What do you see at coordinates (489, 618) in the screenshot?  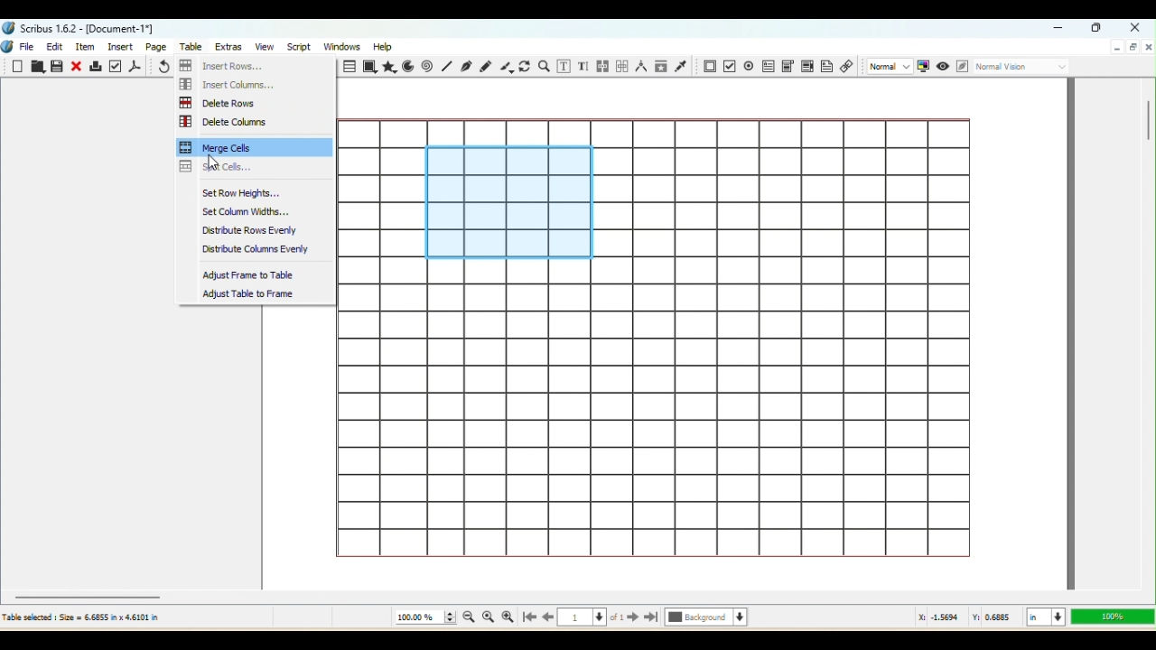 I see `Zoom to 100%` at bounding box center [489, 618].